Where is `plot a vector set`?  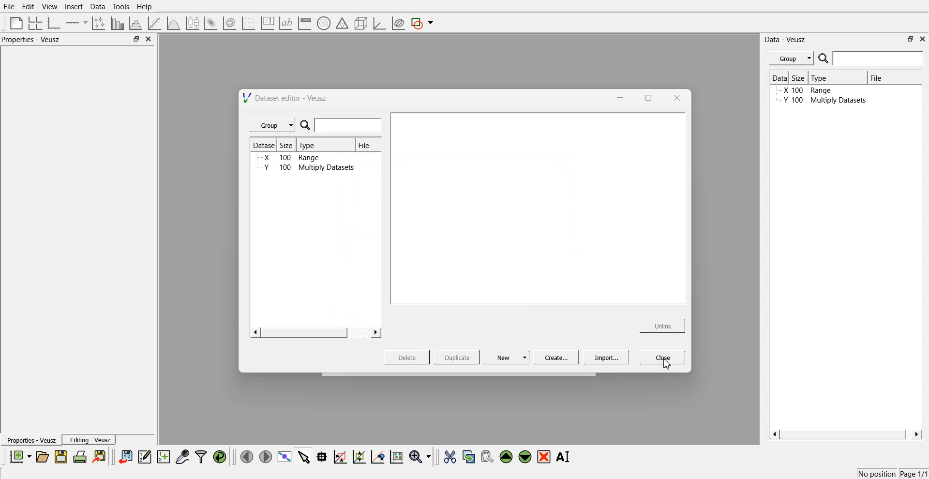
plot a vector set is located at coordinates (249, 23).